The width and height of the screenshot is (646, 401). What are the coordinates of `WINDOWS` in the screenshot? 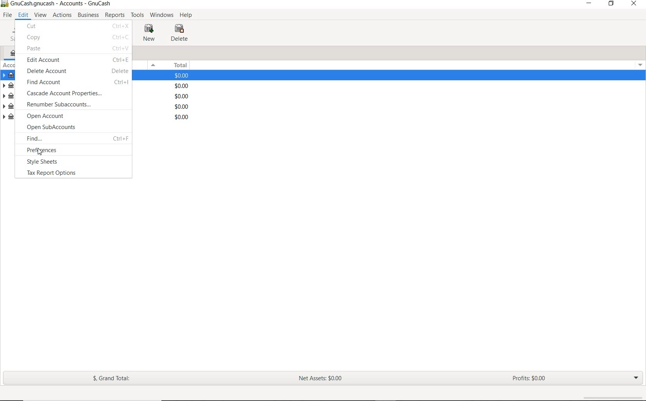 It's located at (163, 15).